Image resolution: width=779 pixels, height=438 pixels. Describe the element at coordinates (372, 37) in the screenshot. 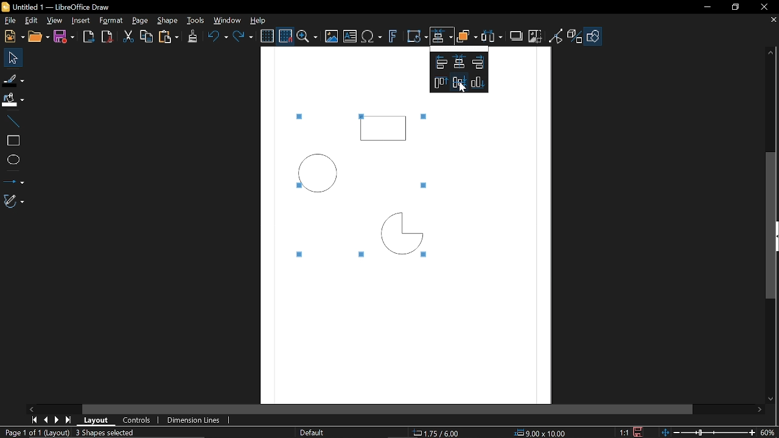

I see `Insert text` at that location.